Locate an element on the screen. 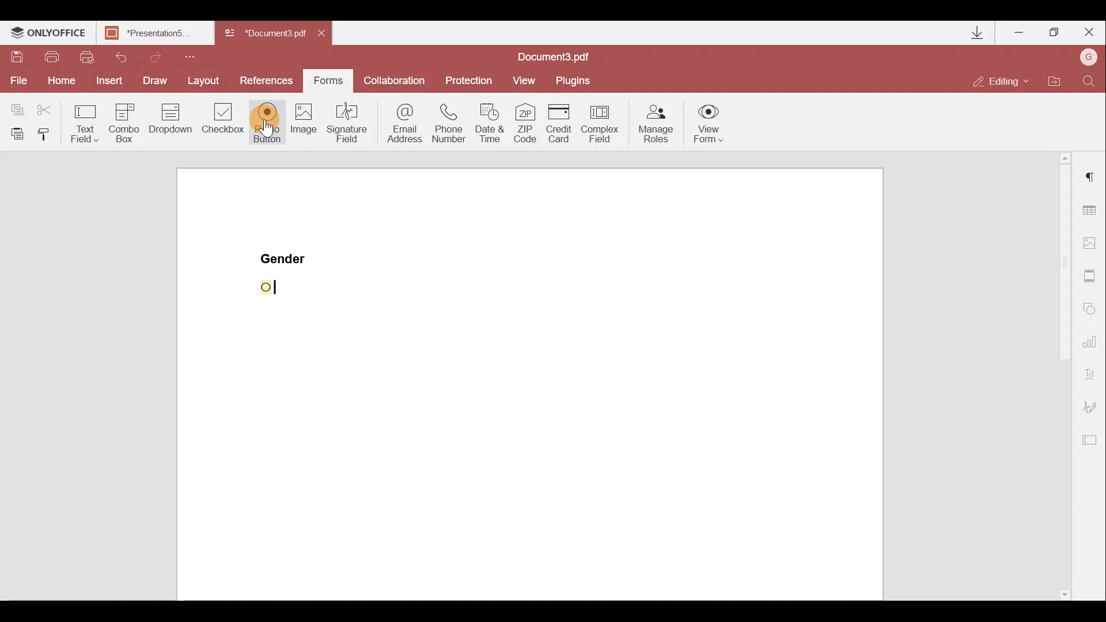 The height and width of the screenshot is (622, 1106). Phone number is located at coordinates (453, 122).